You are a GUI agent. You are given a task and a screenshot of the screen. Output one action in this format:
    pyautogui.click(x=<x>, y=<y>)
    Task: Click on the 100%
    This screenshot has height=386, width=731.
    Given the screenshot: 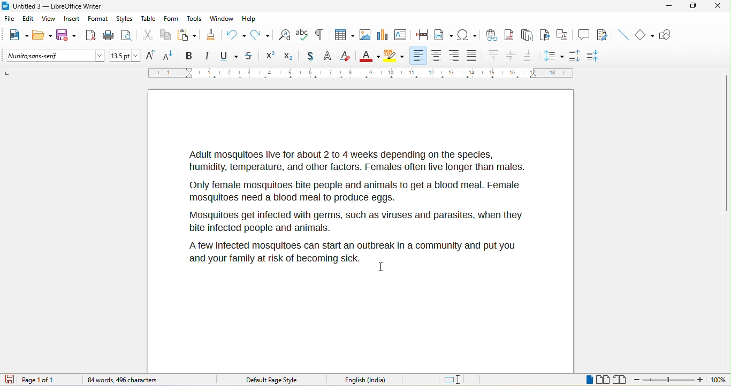 What is the action you would take?
    pyautogui.click(x=718, y=380)
    